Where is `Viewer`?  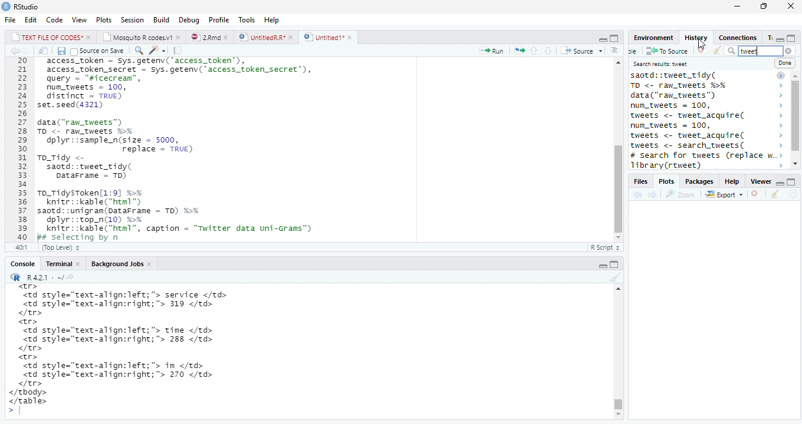
Viewer is located at coordinates (759, 181).